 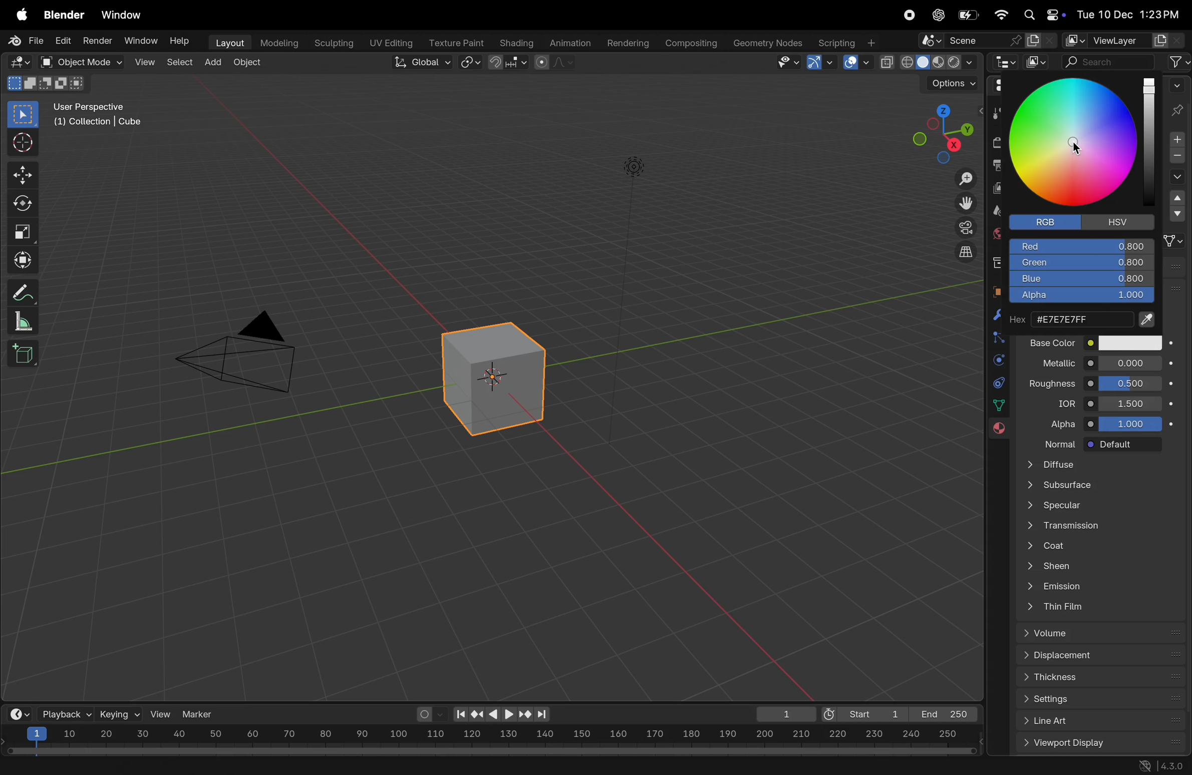 What do you see at coordinates (1132, 382) in the screenshot?
I see `0.000` at bounding box center [1132, 382].